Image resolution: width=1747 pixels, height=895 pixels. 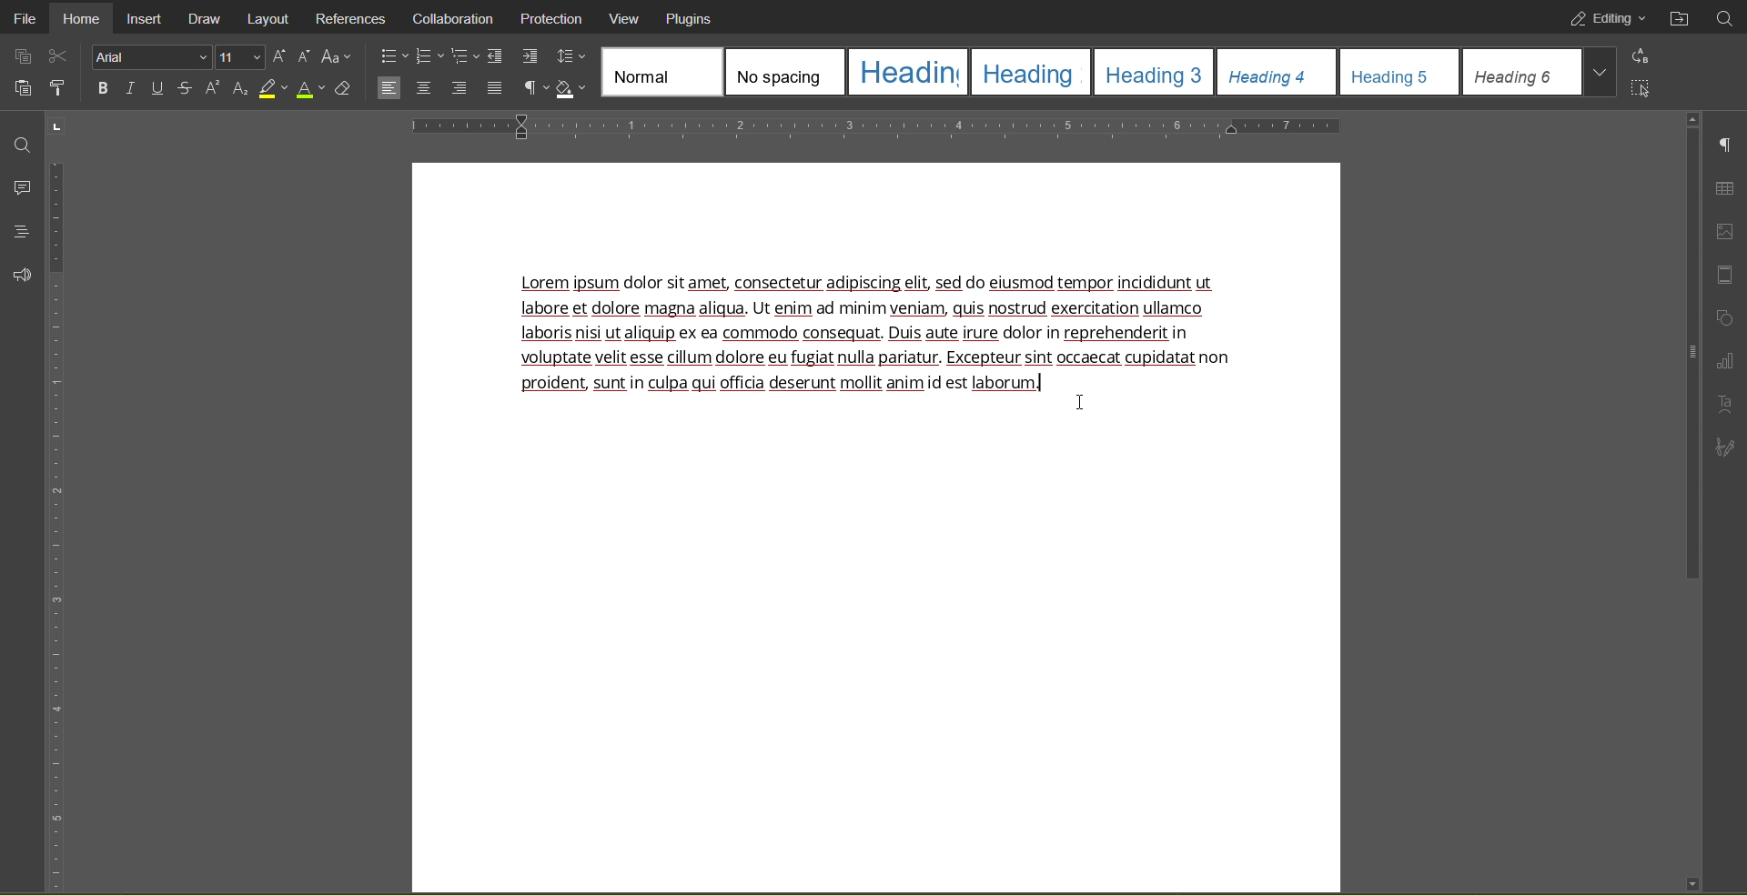 I want to click on Bullet List, so click(x=394, y=55).